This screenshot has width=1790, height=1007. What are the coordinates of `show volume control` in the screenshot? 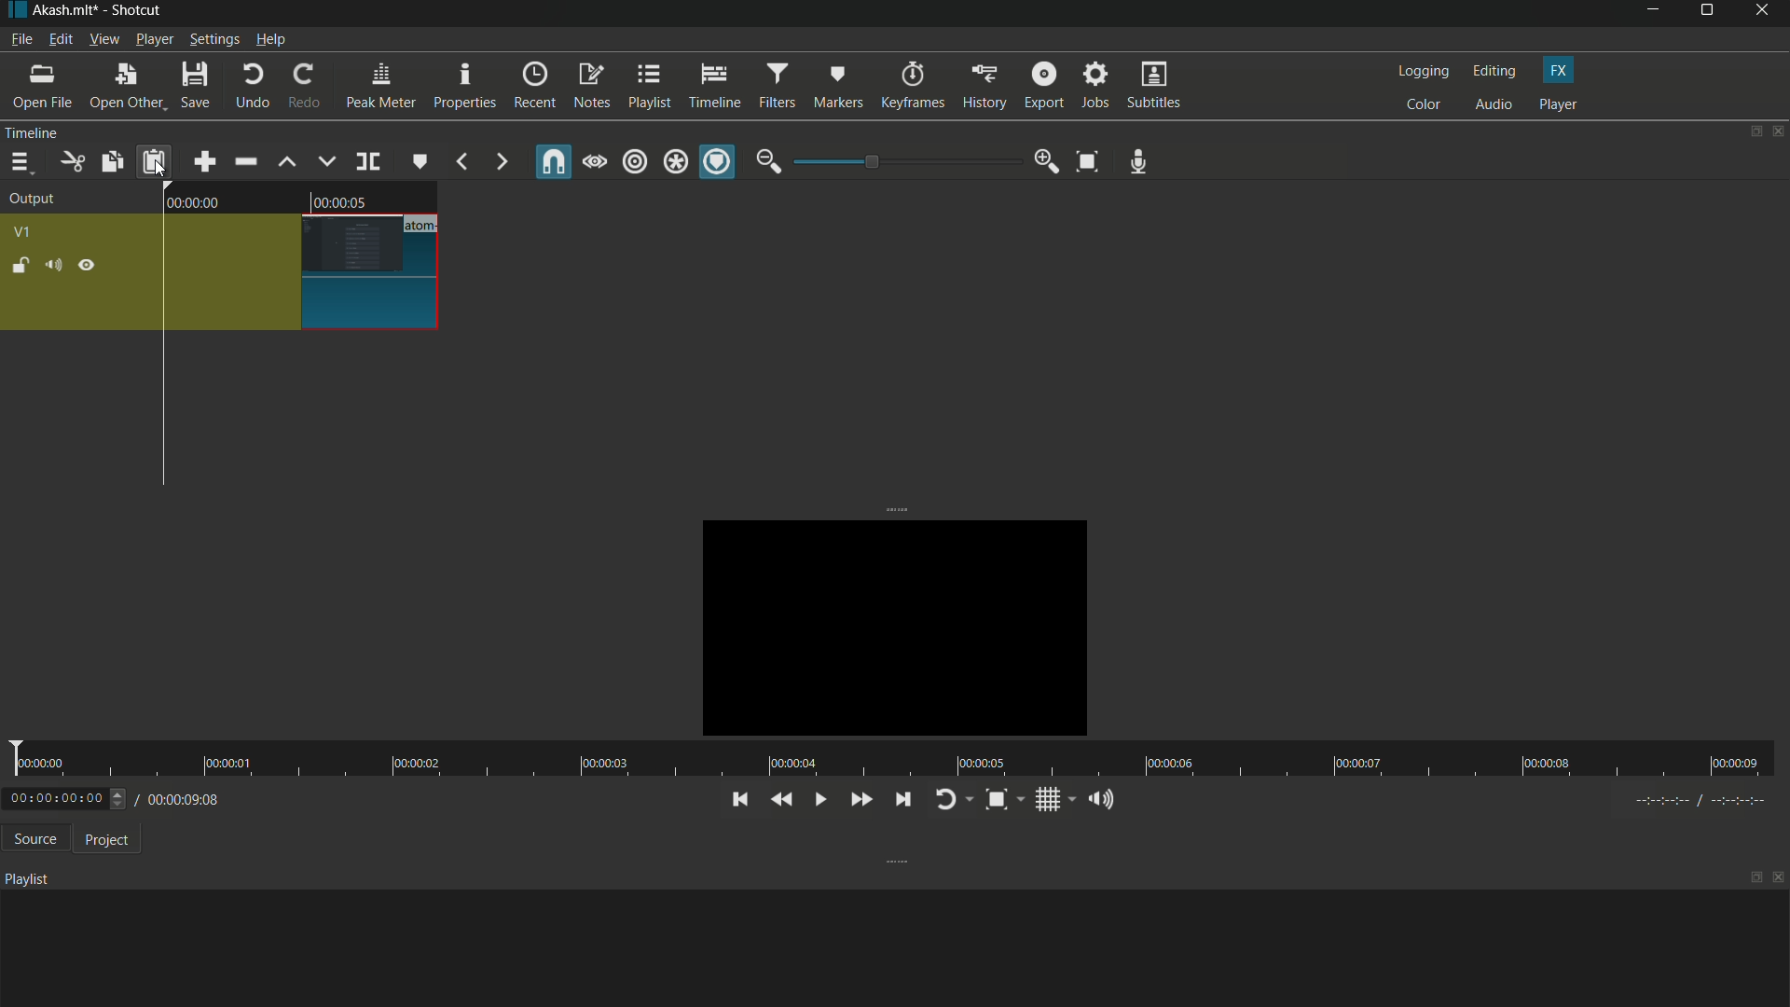 It's located at (1105, 798).